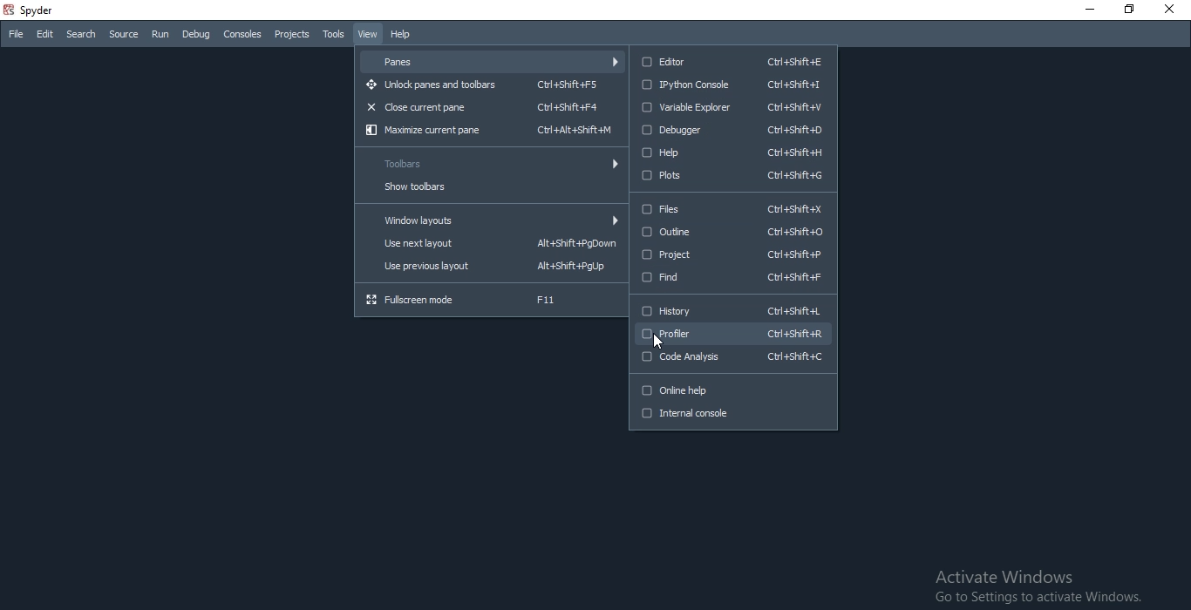  I want to click on Use next layout, so click(487, 243).